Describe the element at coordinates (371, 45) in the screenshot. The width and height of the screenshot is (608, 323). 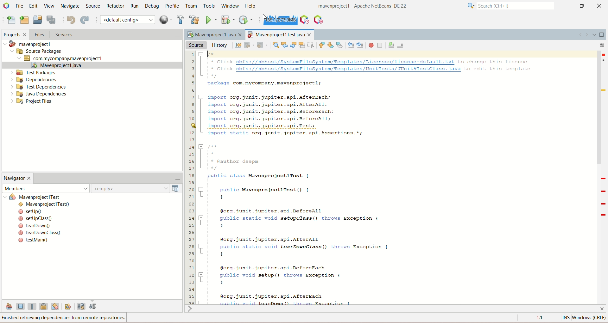
I see `start macro recording` at that location.